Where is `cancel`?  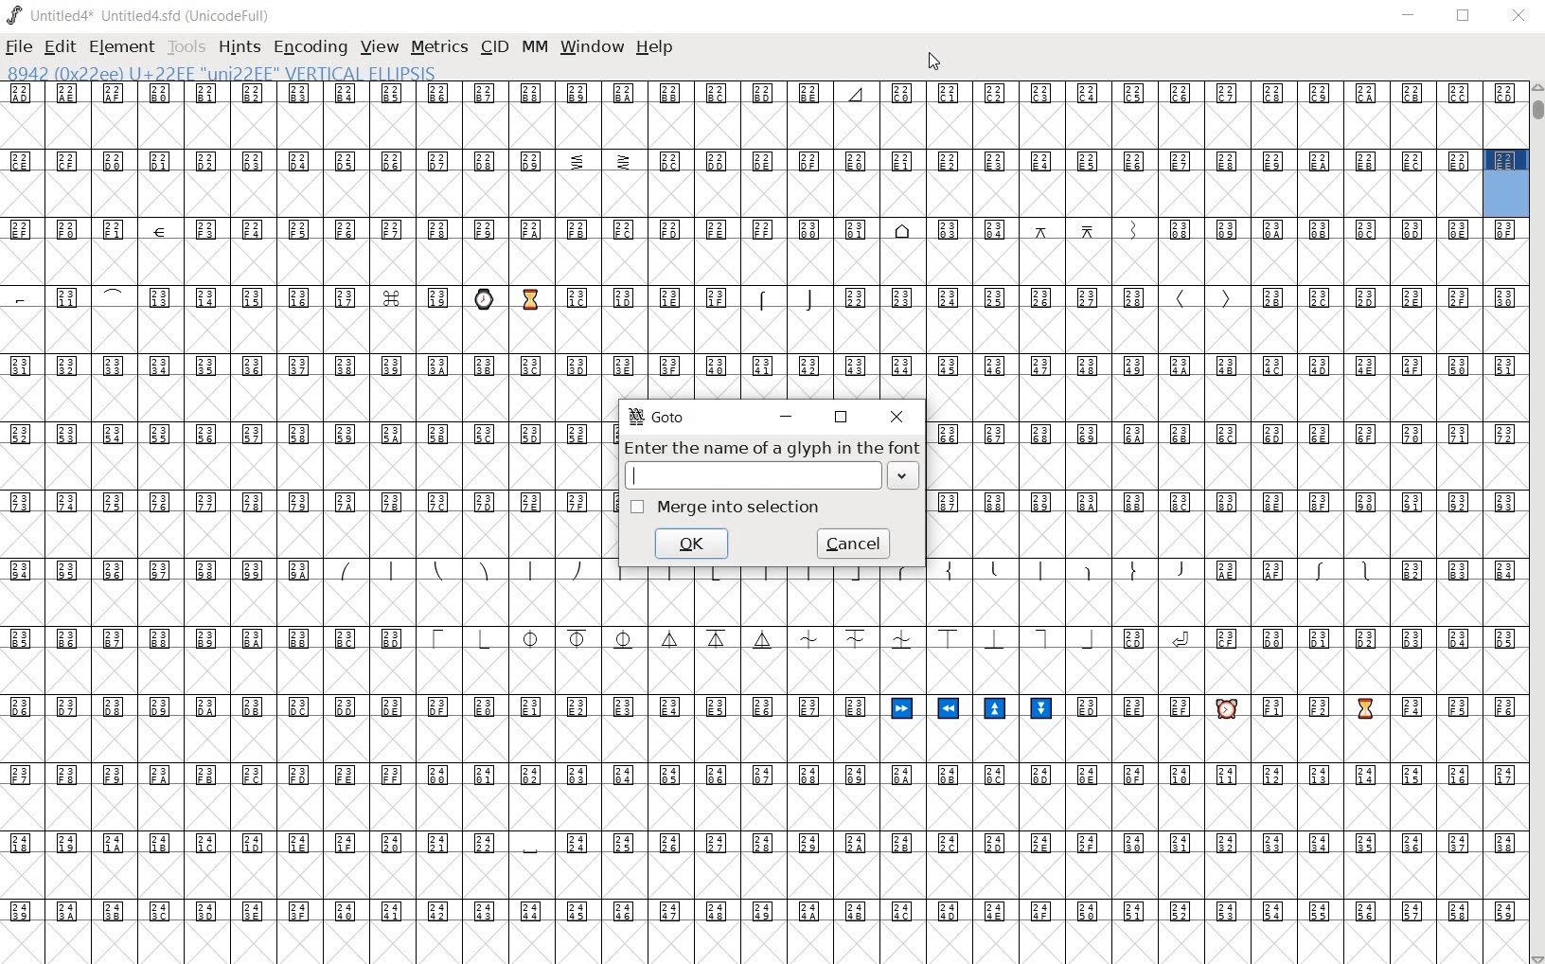
cancel is located at coordinates (854, 544).